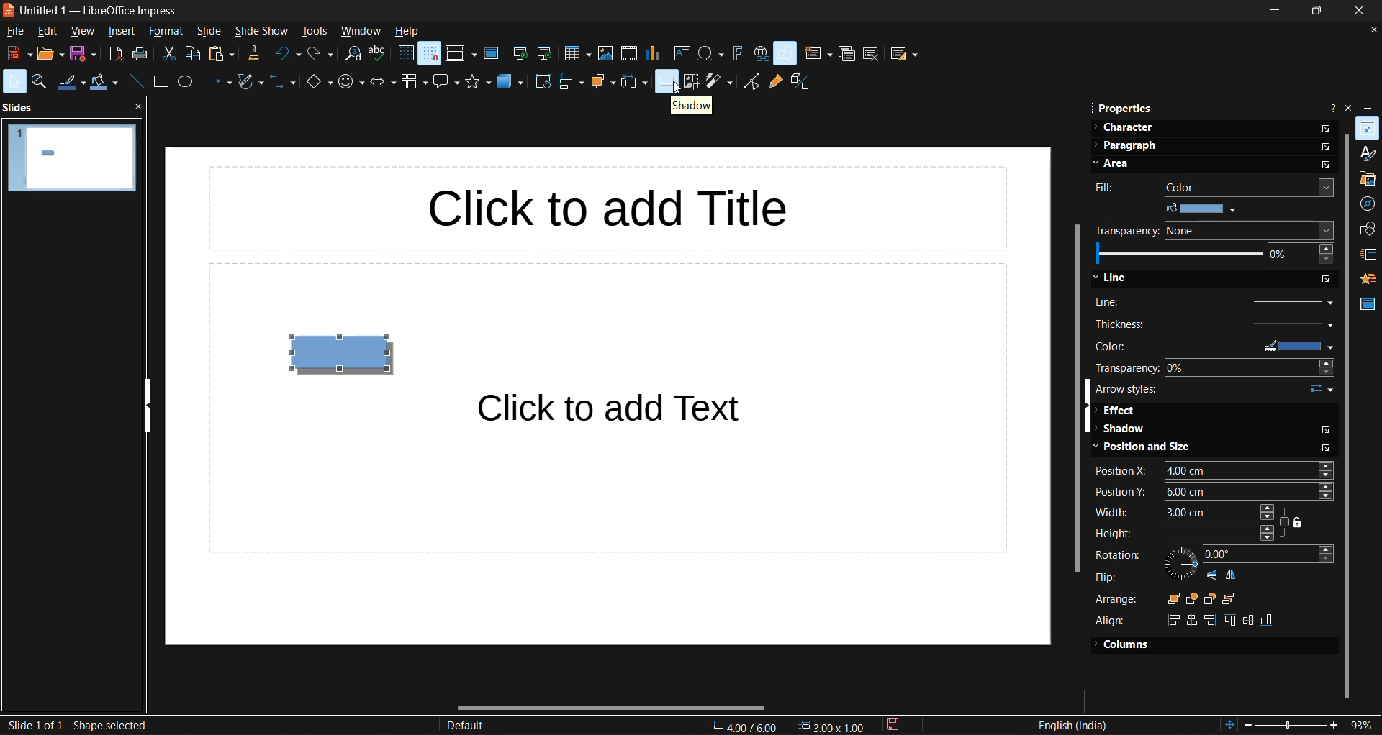  Describe the element at coordinates (1083, 405) in the screenshot. I see `hide` at that location.